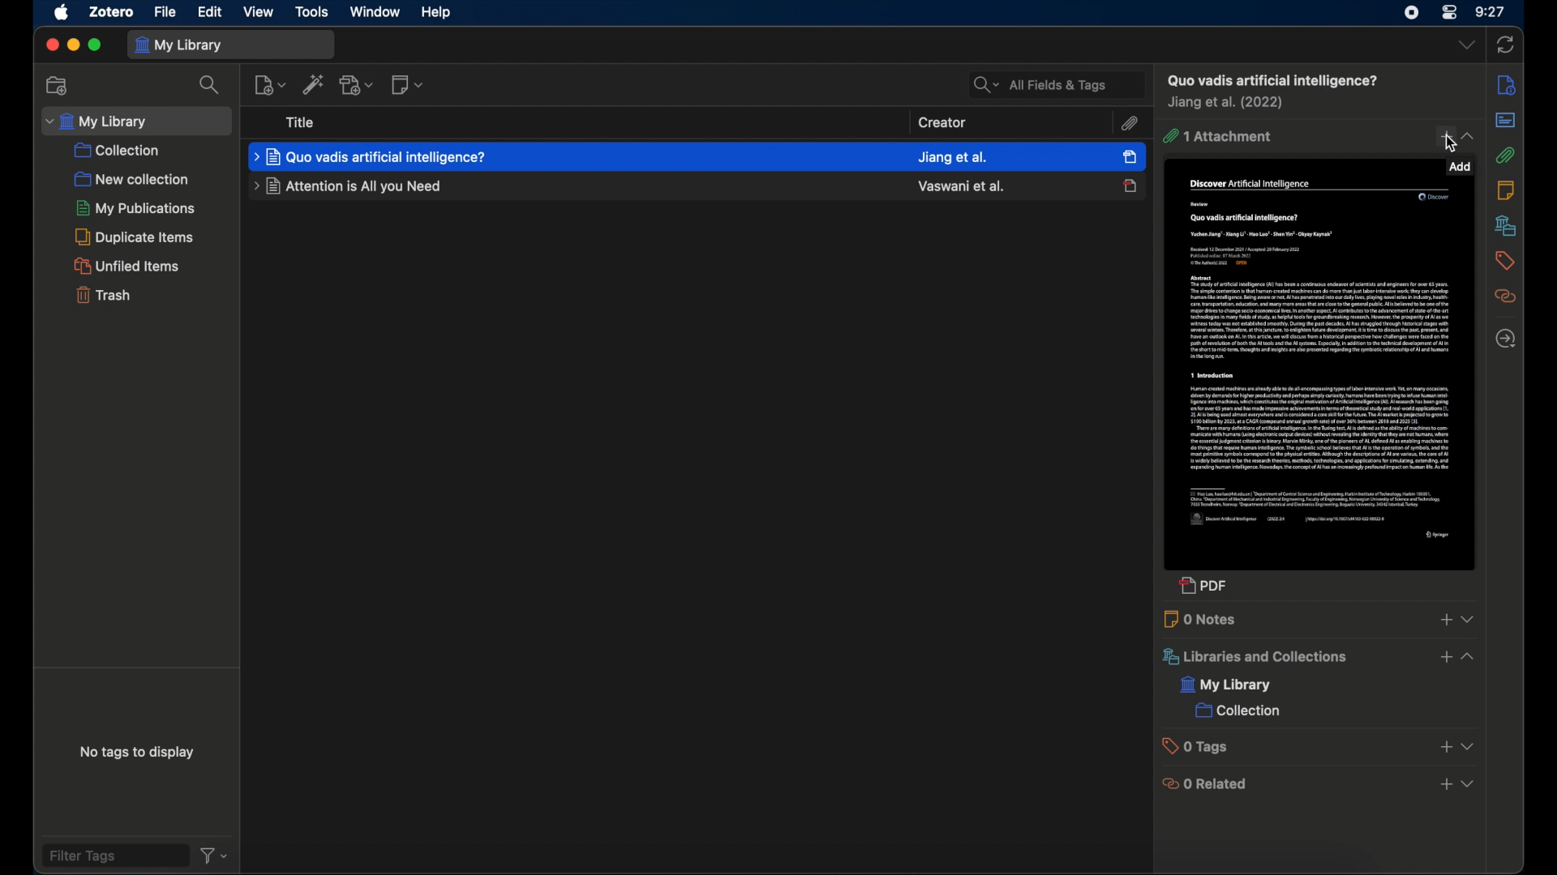 The width and height of the screenshot is (1557, 875). Describe the element at coordinates (953, 156) in the screenshot. I see `creator` at that location.